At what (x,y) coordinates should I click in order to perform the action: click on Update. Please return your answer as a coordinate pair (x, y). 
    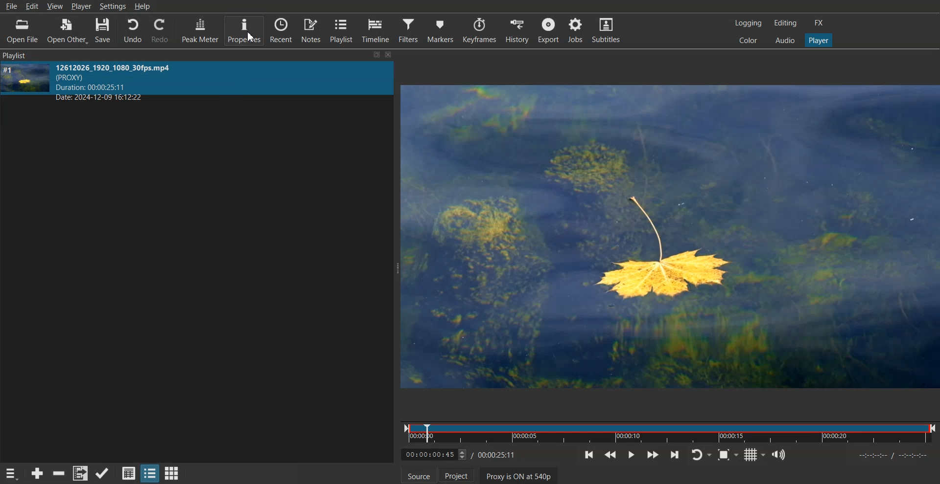
    Looking at the image, I should click on (103, 473).